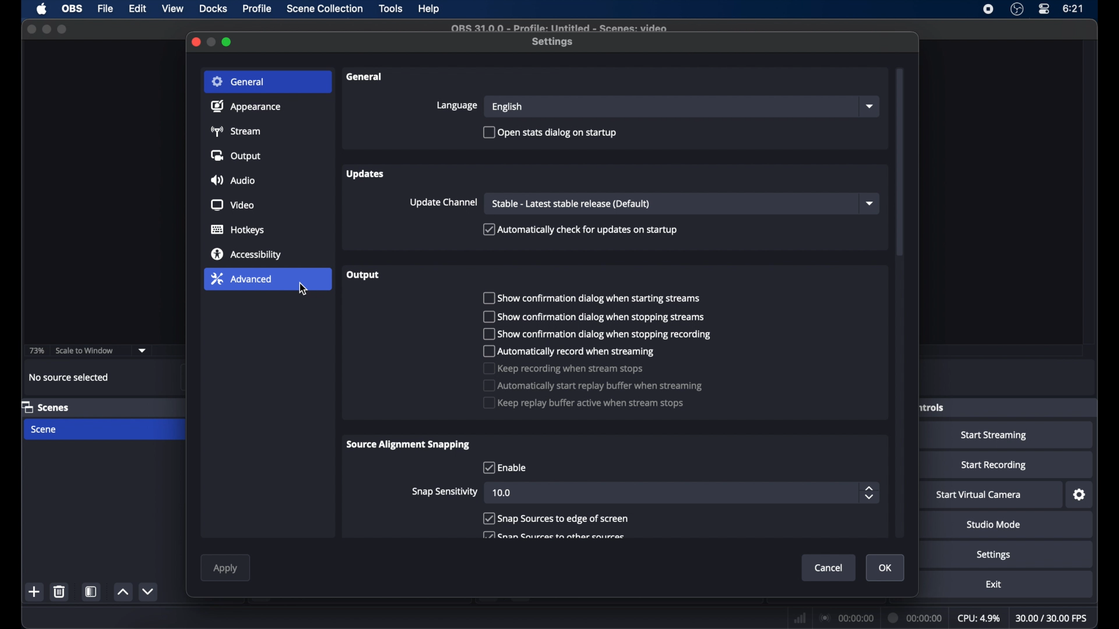 The width and height of the screenshot is (1119, 629). I want to click on apple icon, so click(41, 9).